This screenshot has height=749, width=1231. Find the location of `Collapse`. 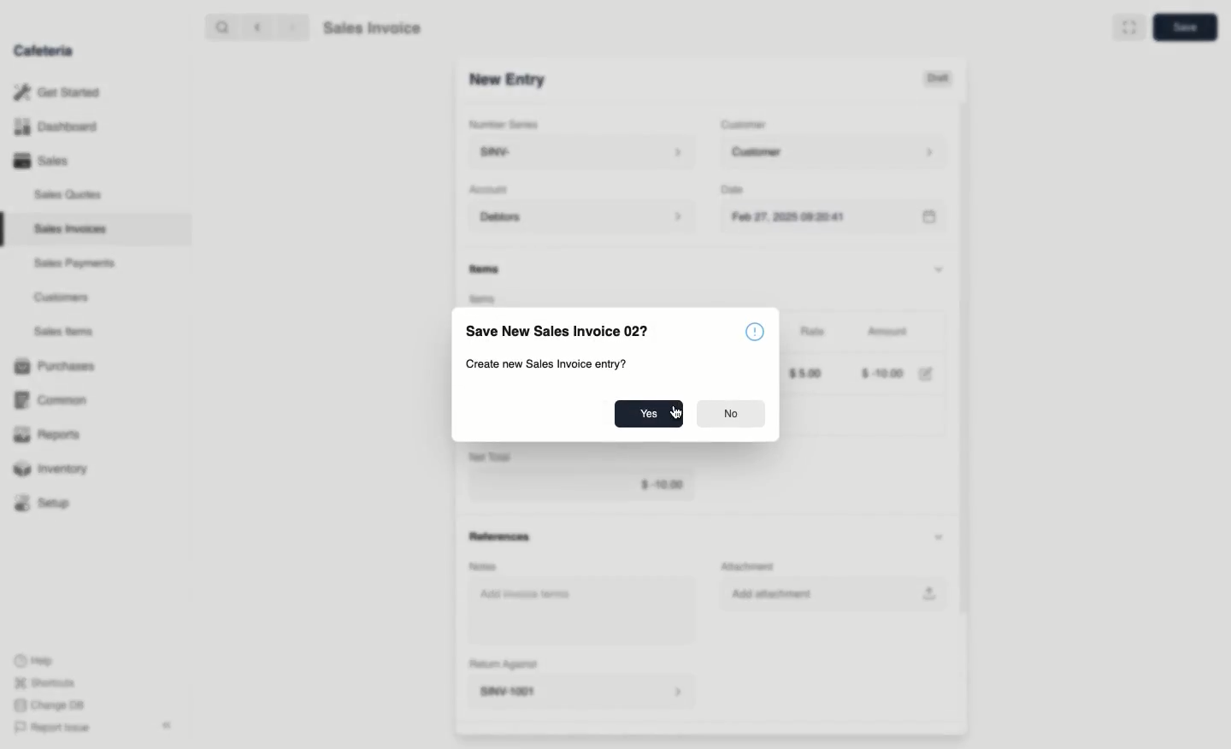

Collapse is located at coordinates (168, 725).